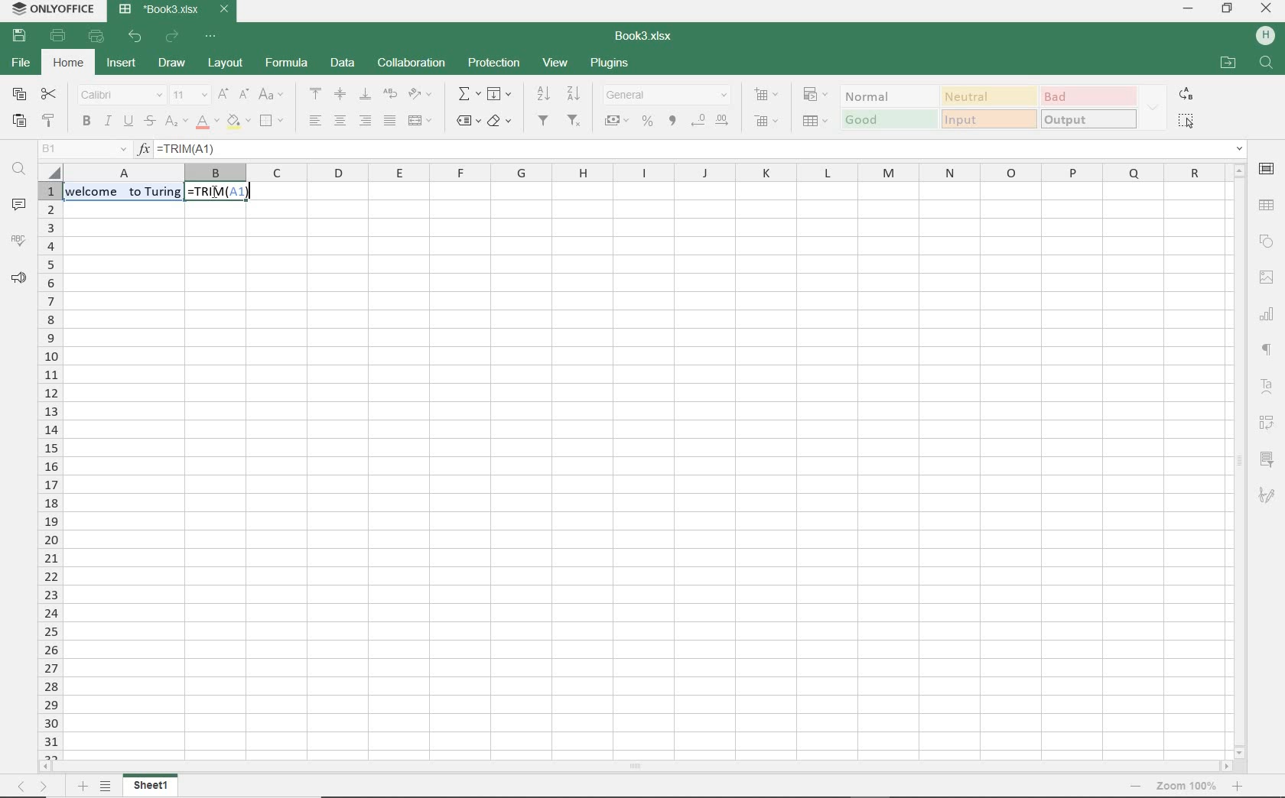  What do you see at coordinates (238, 123) in the screenshot?
I see `fill color` at bounding box center [238, 123].